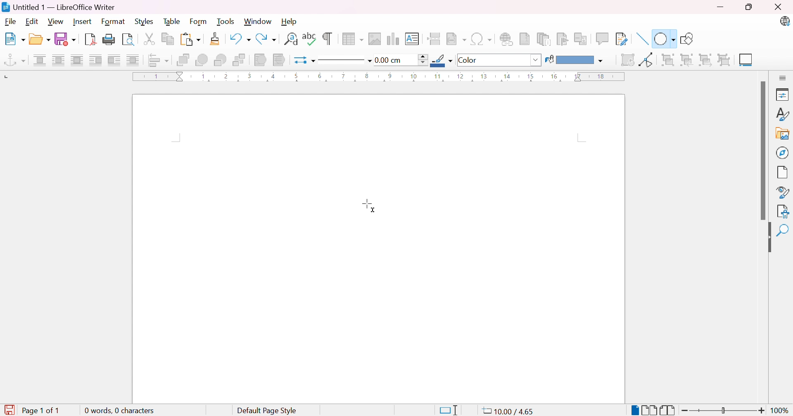 Image resolution: width=793 pixels, height=416 pixels. What do you see at coordinates (341, 61) in the screenshot?
I see `Line style` at bounding box center [341, 61].